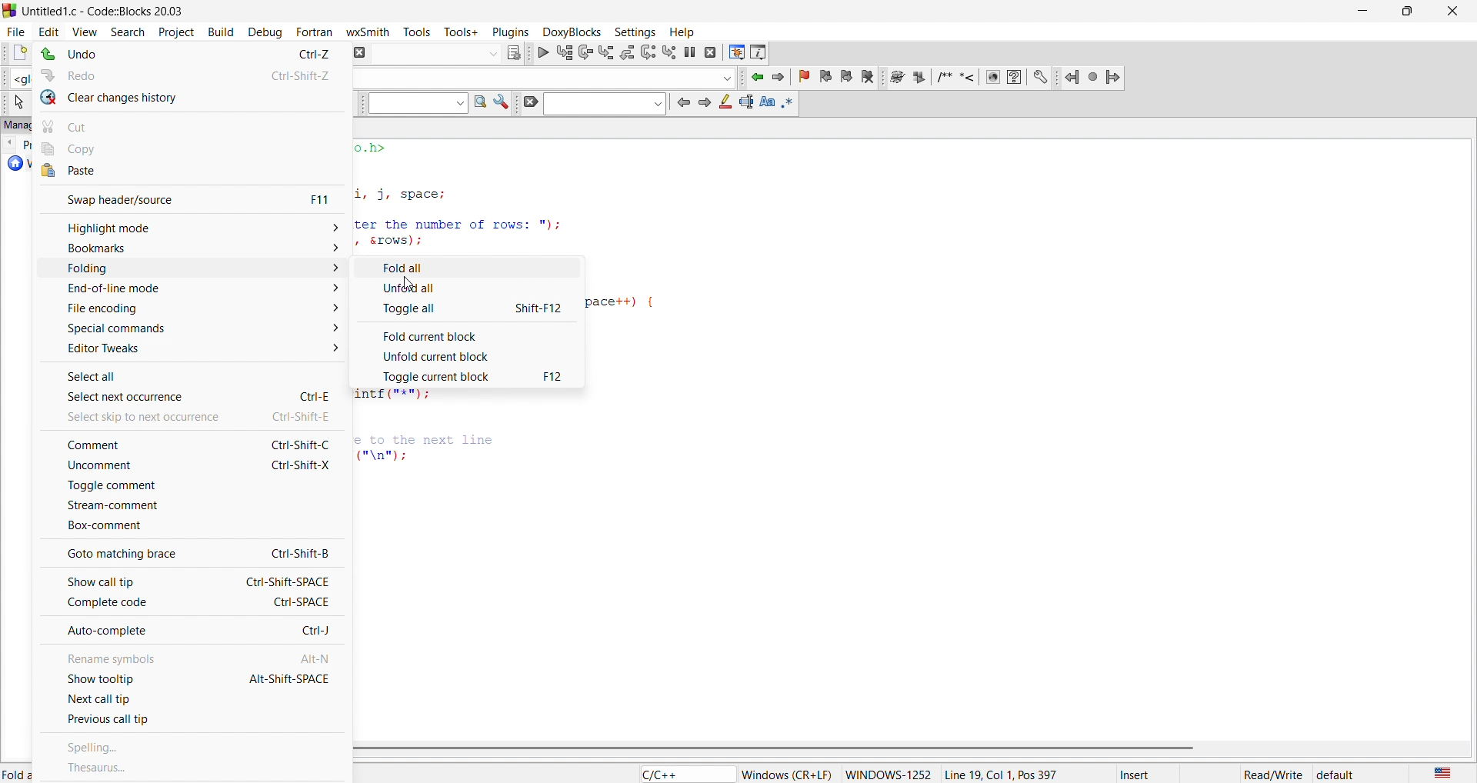  What do you see at coordinates (787, 775) in the screenshot?
I see `Windows (CR+LF)` at bounding box center [787, 775].